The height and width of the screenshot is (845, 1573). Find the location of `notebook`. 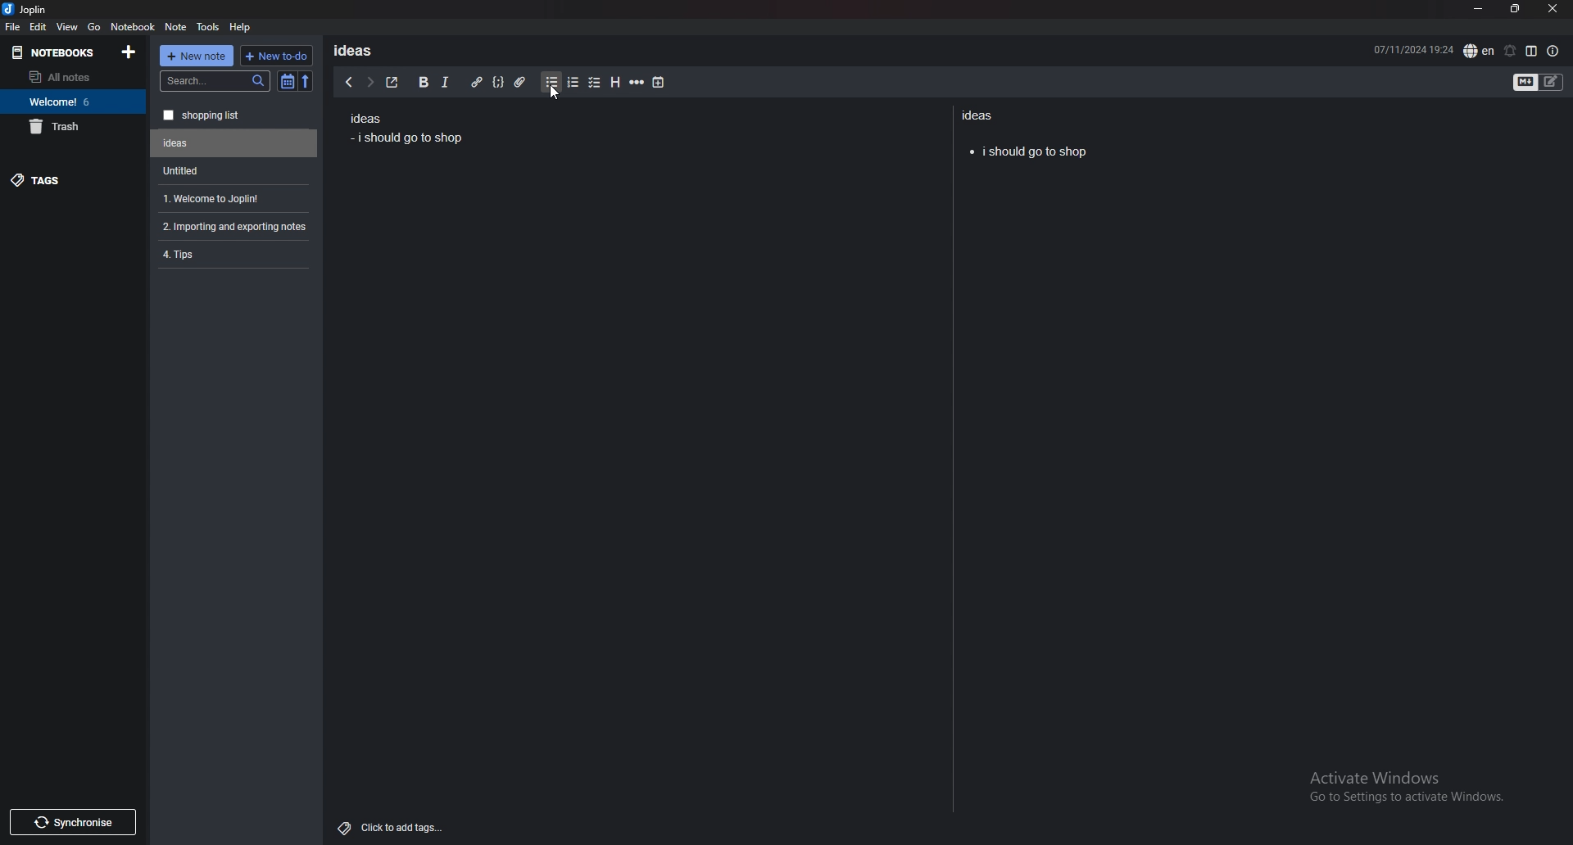

notebook is located at coordinates (133, 25).